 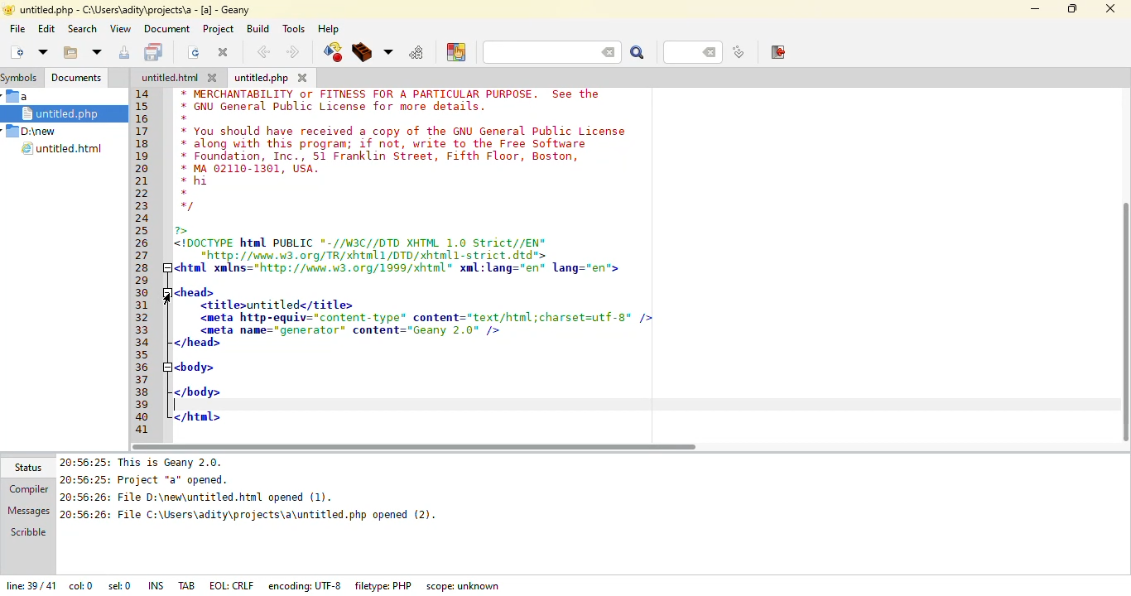 I want to click on horizontal scroll bar, so click(x=418, y=446).